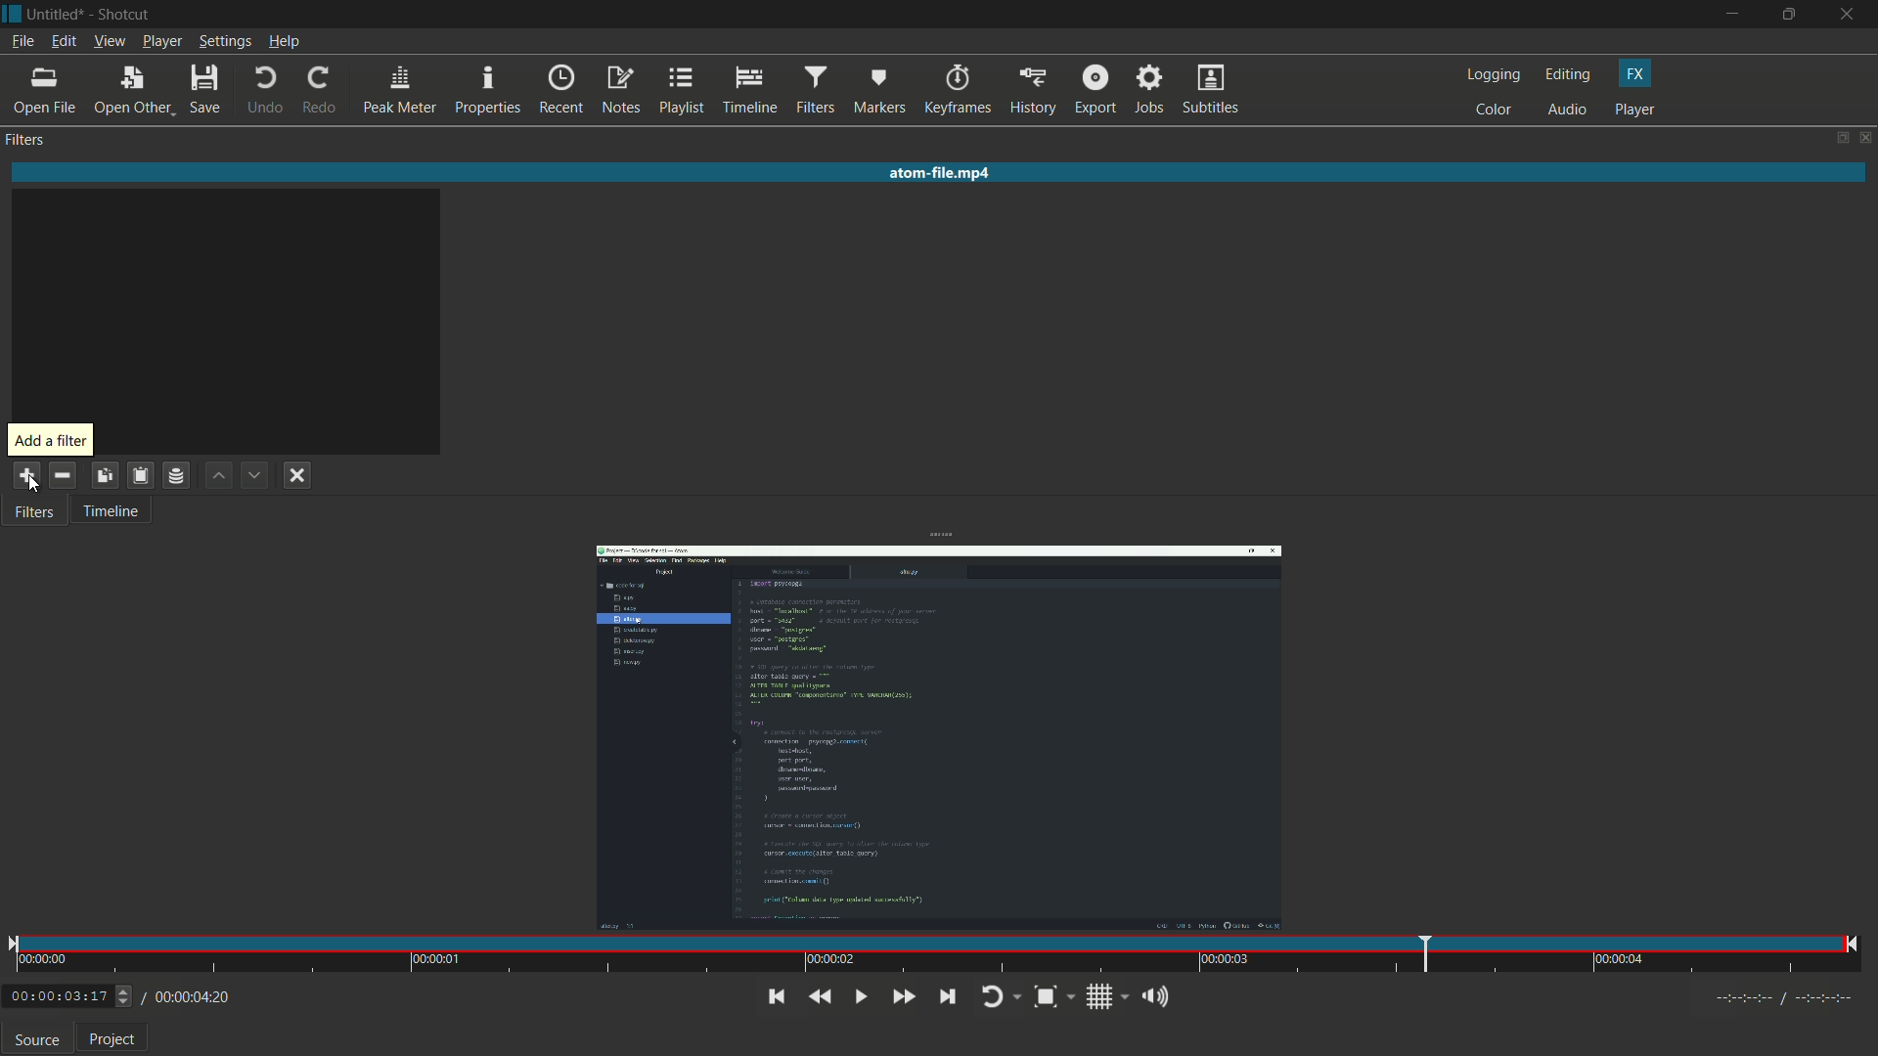 Image resolution: width=1878 pixels, height=1056 pixels. What do you see at coordinates (1635, 110) in the screenshot?
I see `player` at bounding box center [1635, 110].